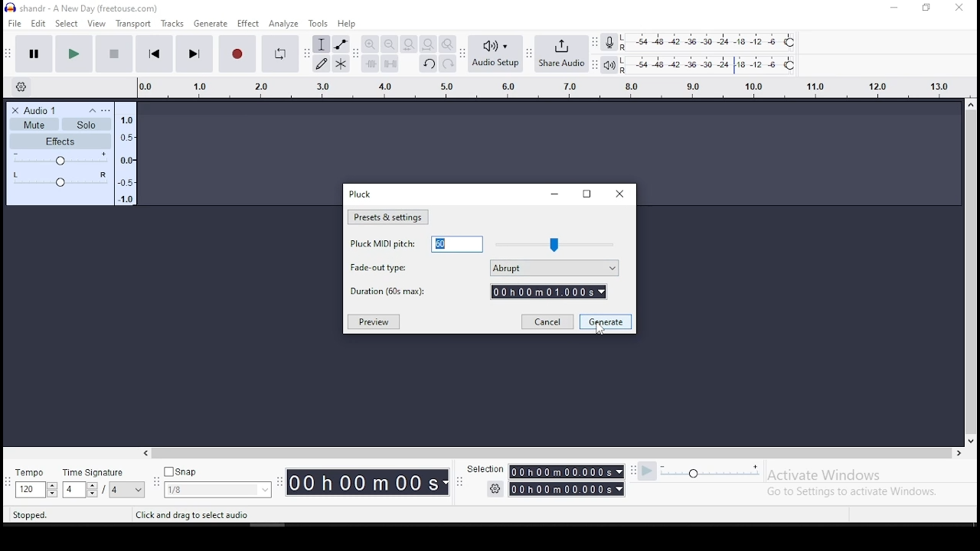  I want to click on fade out type, so click(483, 268).